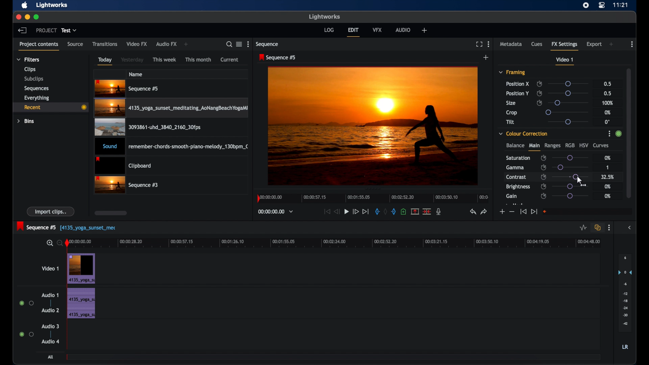  I want to click on radio button, so click(26, 303).